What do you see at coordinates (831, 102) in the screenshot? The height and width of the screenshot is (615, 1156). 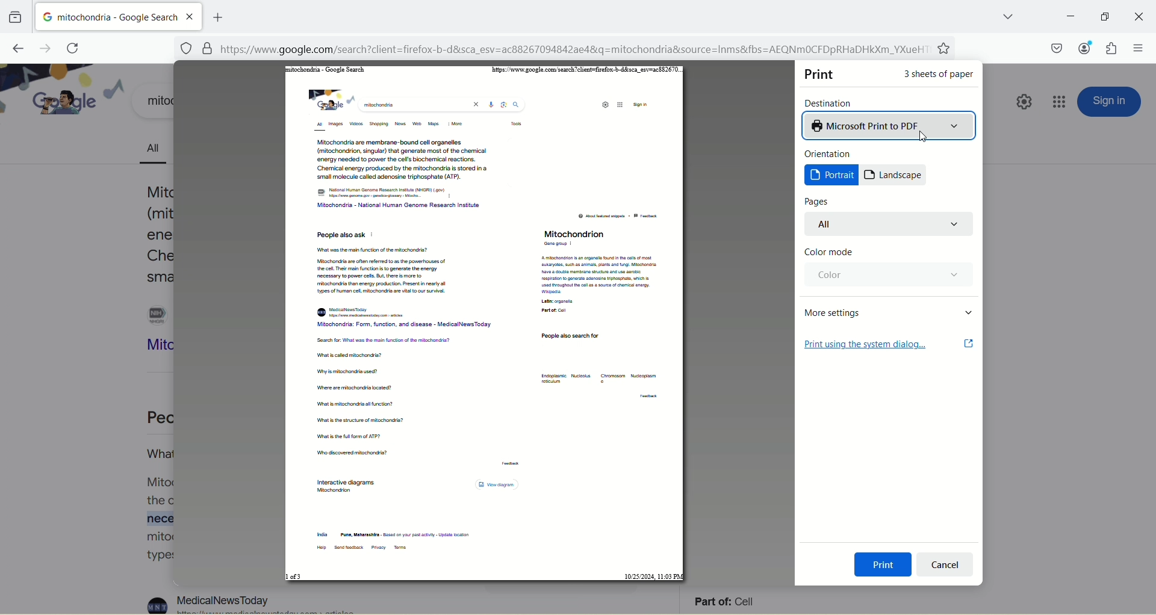 I see `destination` at bounding box center [831, 102].